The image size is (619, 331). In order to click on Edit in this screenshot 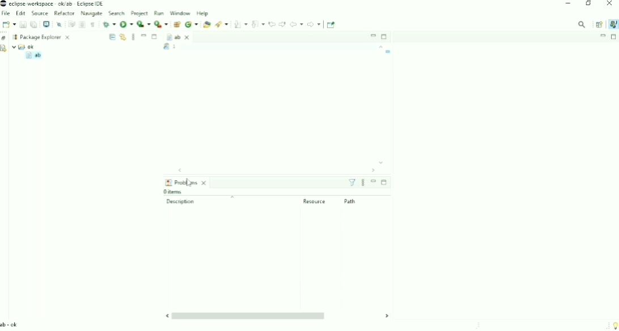, I will do `click(20, 13)`.